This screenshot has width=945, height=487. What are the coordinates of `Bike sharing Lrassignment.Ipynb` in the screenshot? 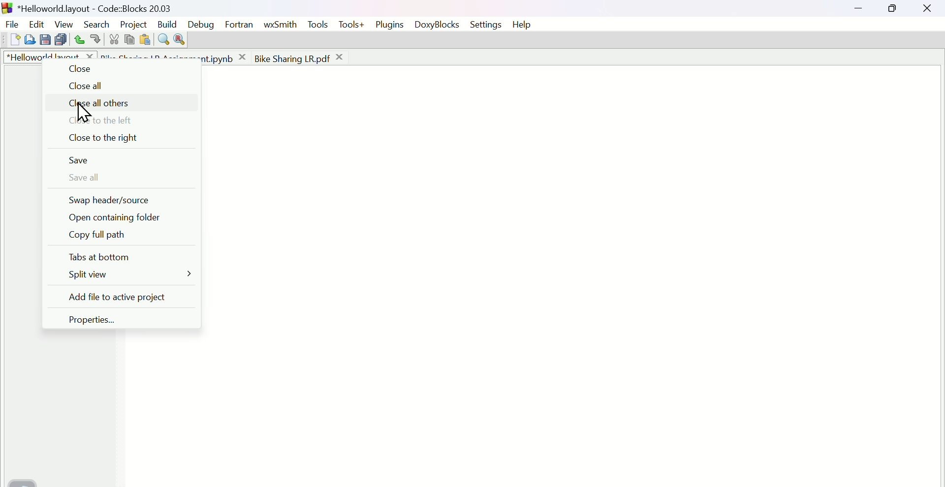 It's located at (174, 57).